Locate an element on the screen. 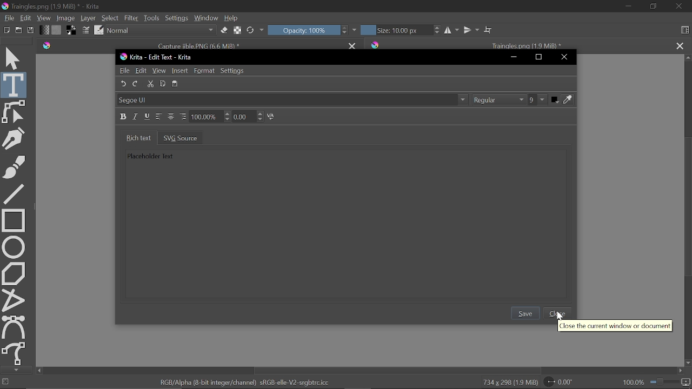  Select is located at coordinates (110, 17).